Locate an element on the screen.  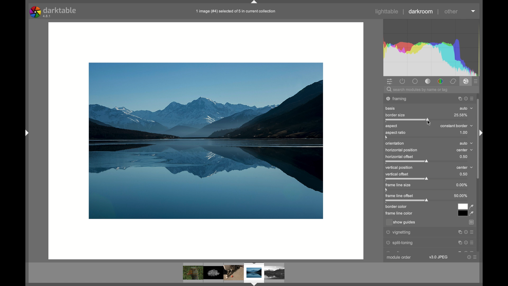
1.0 is located at coordinates (464, 133).